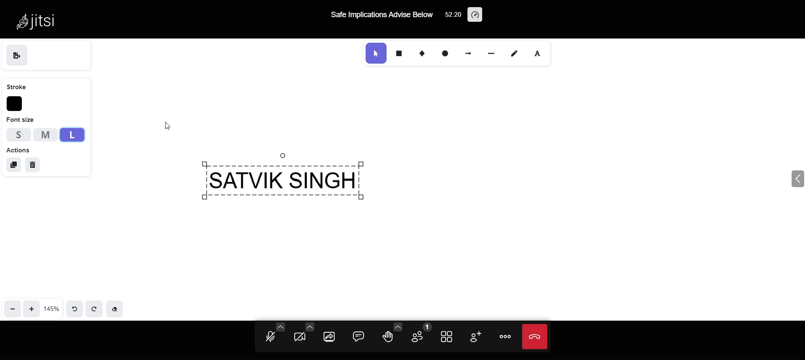  Describe the element at coordinates (543, 54) in the screenshot. I see `font` at that location.